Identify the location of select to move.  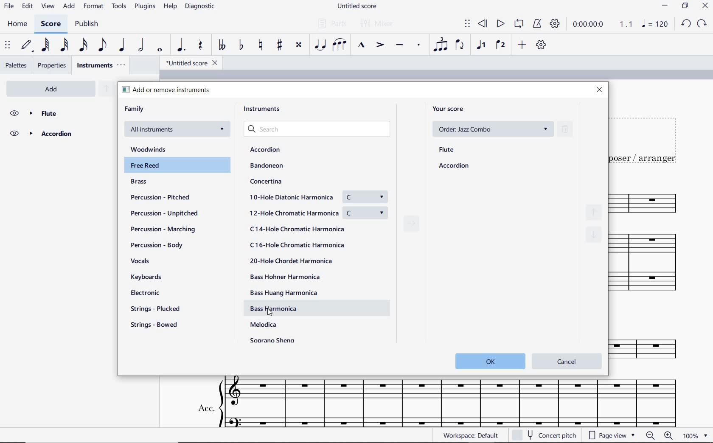
(8, 45).